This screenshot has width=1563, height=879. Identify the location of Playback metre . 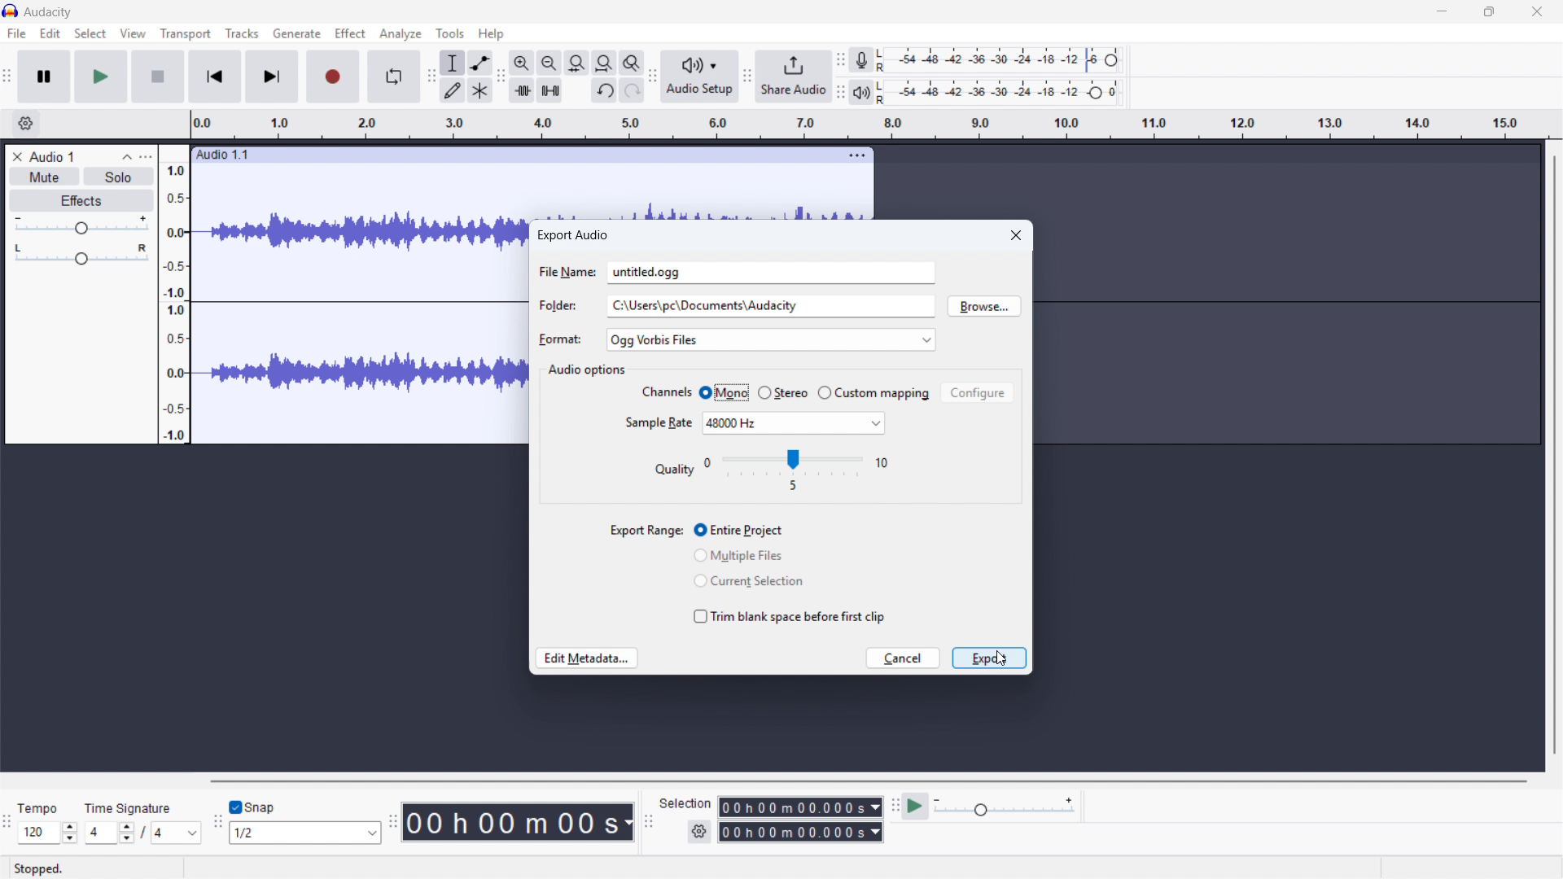
(862, 92).